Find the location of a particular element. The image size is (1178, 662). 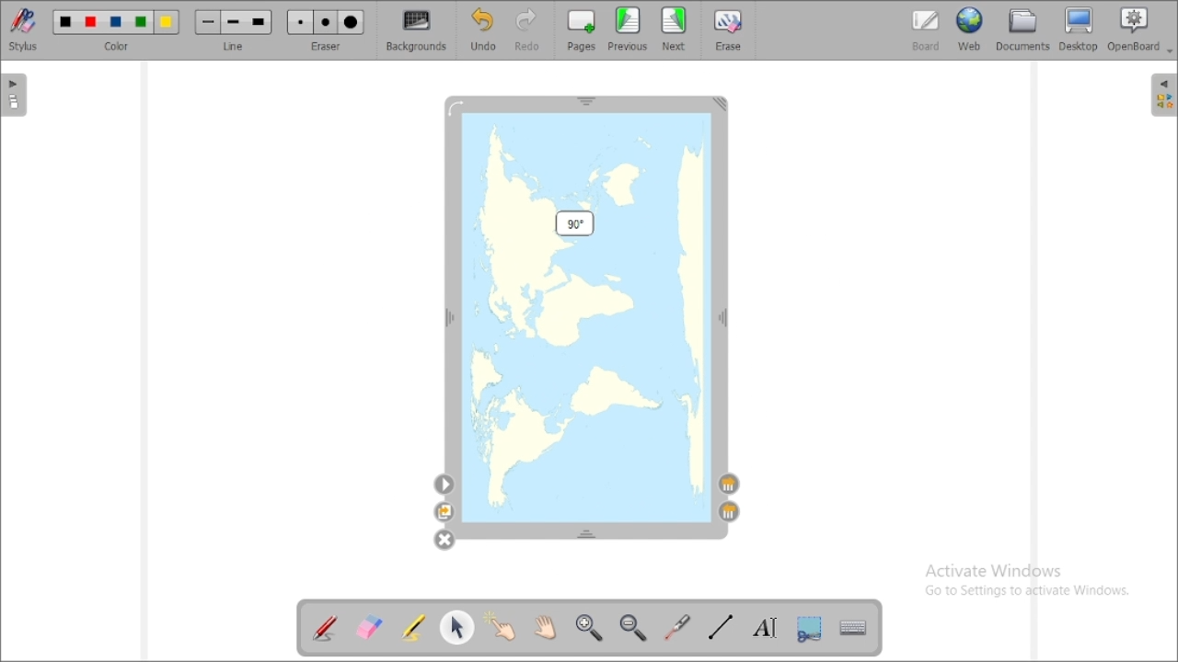

erase annotation is located at coordinates (368, 628).